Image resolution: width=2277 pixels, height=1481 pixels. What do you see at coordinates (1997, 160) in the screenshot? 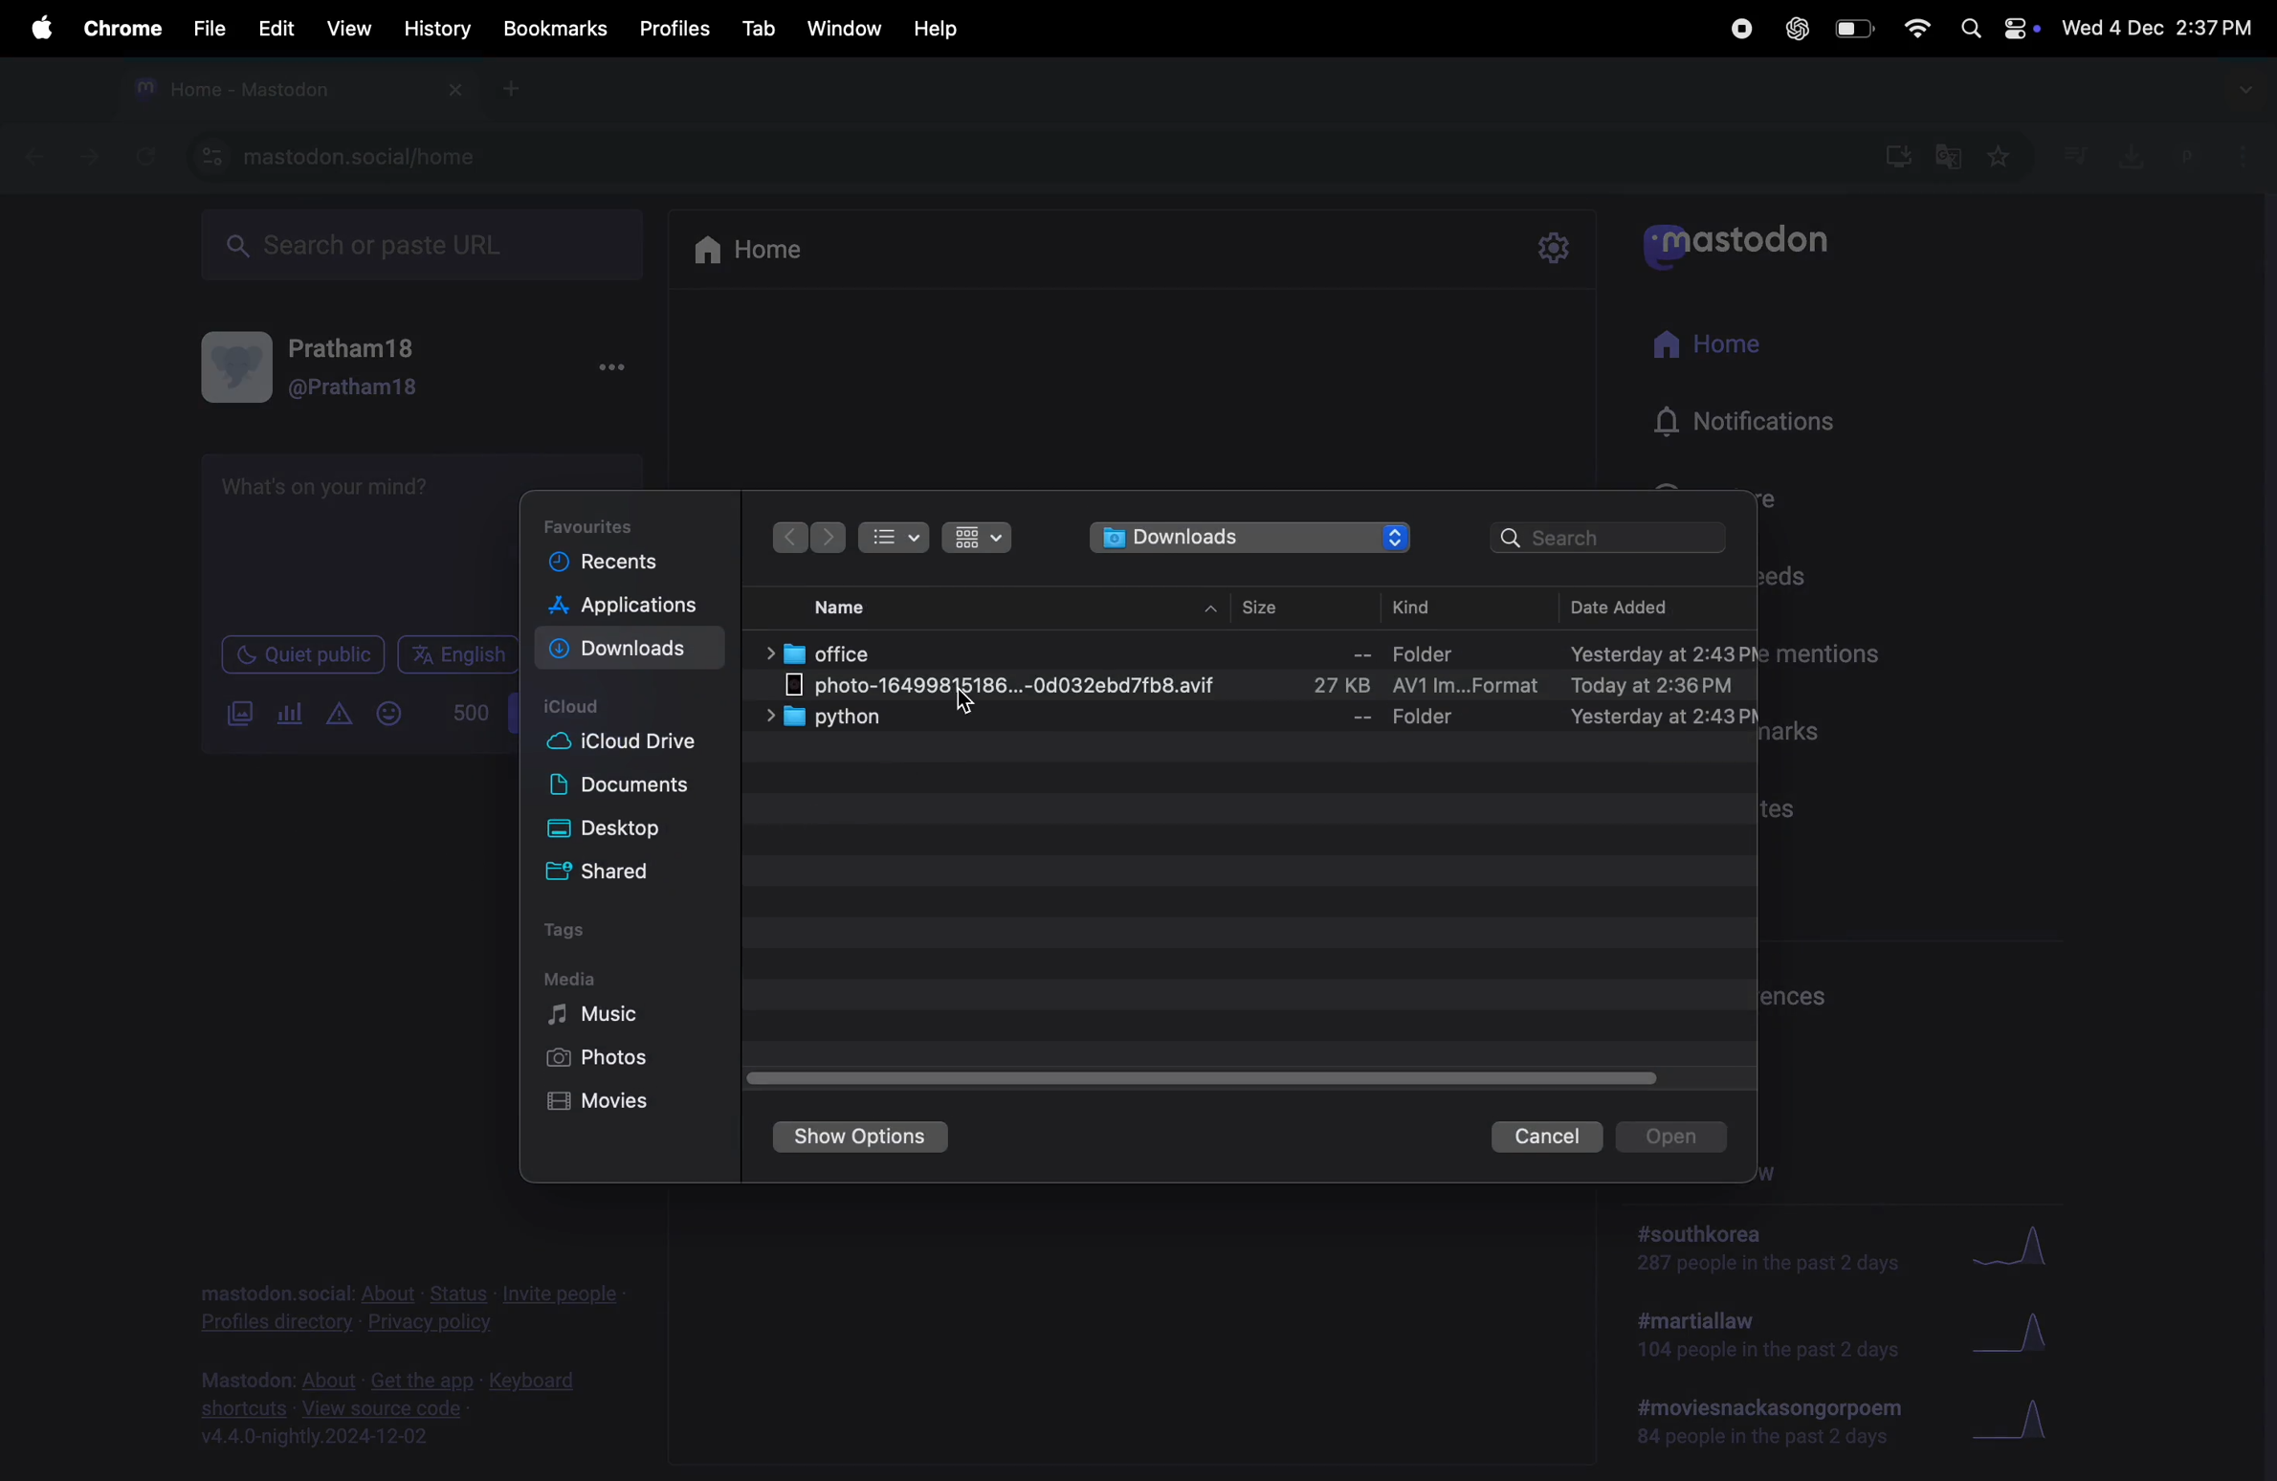
I see `favourites` at bounding box center [1997, 160].